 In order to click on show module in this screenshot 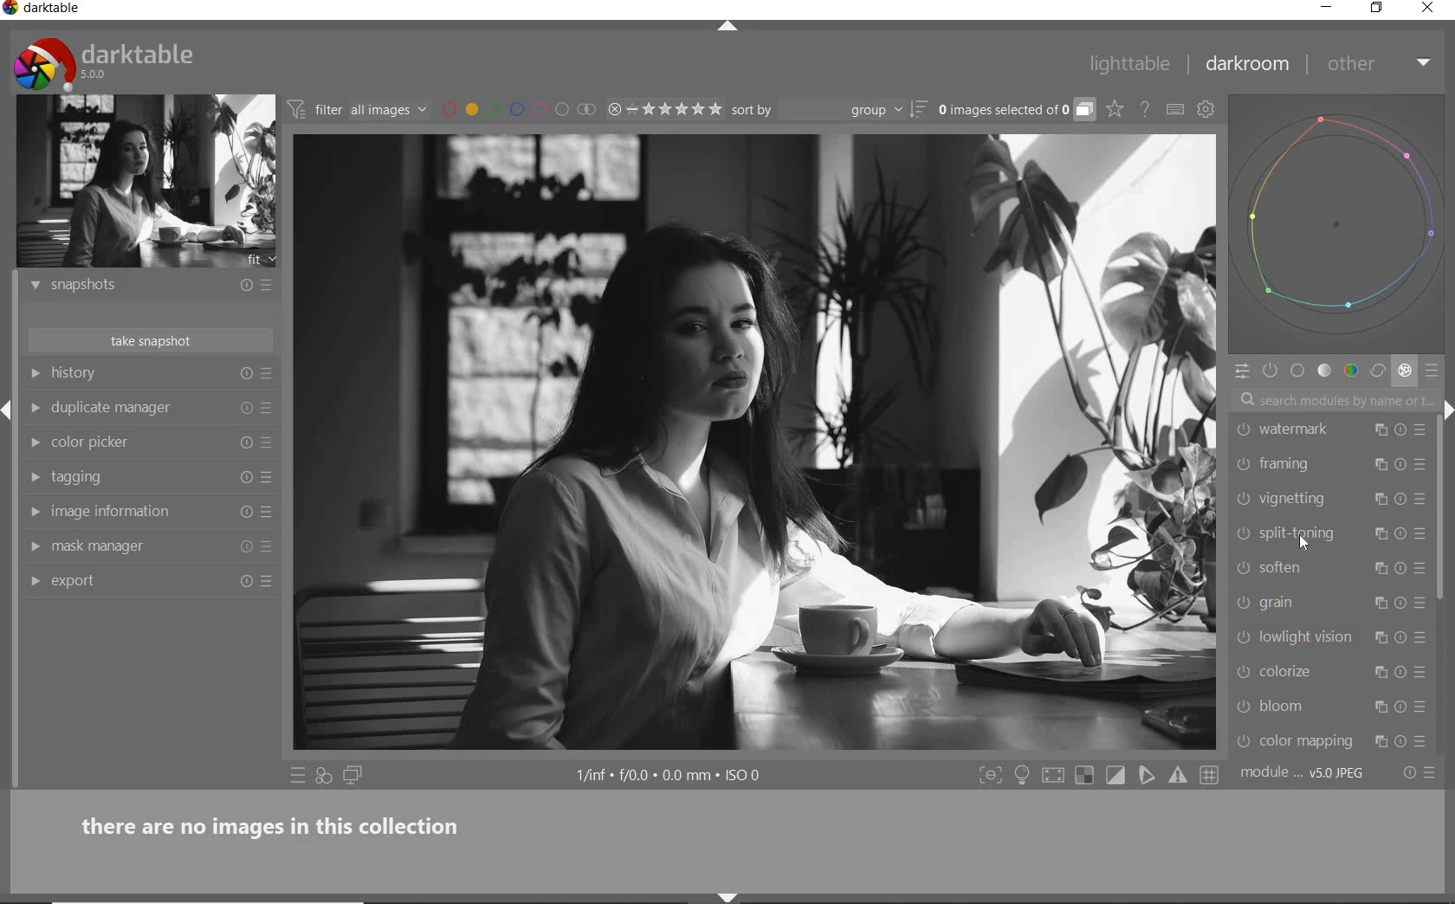, I will do `click(34, 547)`.